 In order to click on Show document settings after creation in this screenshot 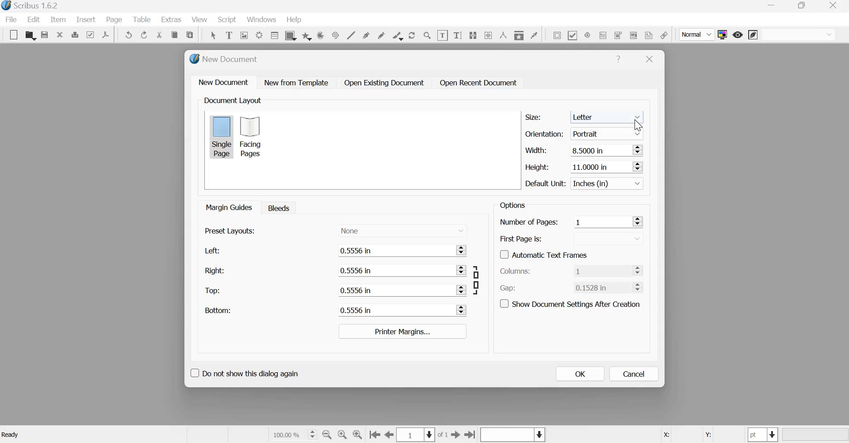, I will do `click(570, 303)`.